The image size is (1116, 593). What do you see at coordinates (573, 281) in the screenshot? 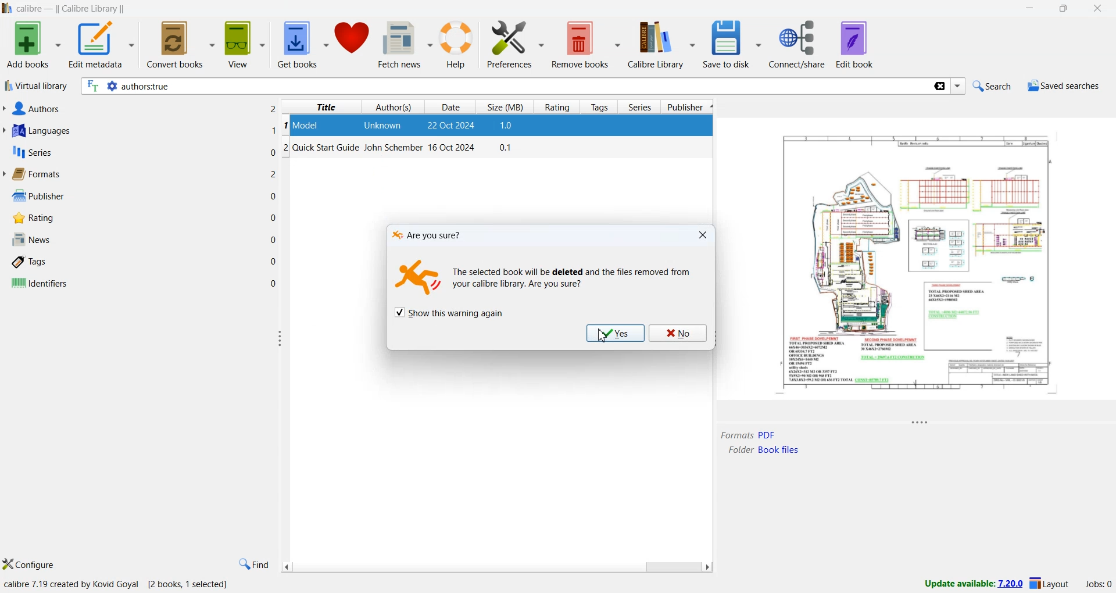
I see `text` at bounding box center [573, 281].